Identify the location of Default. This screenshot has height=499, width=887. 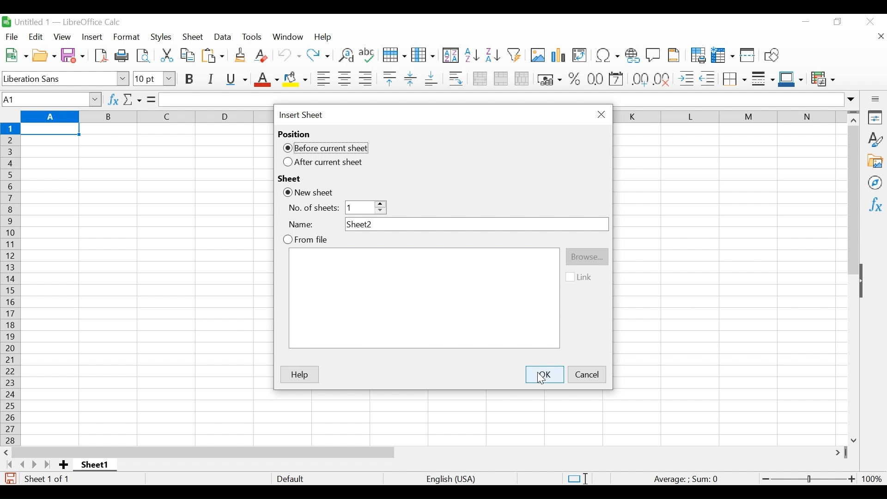
(290, 478).